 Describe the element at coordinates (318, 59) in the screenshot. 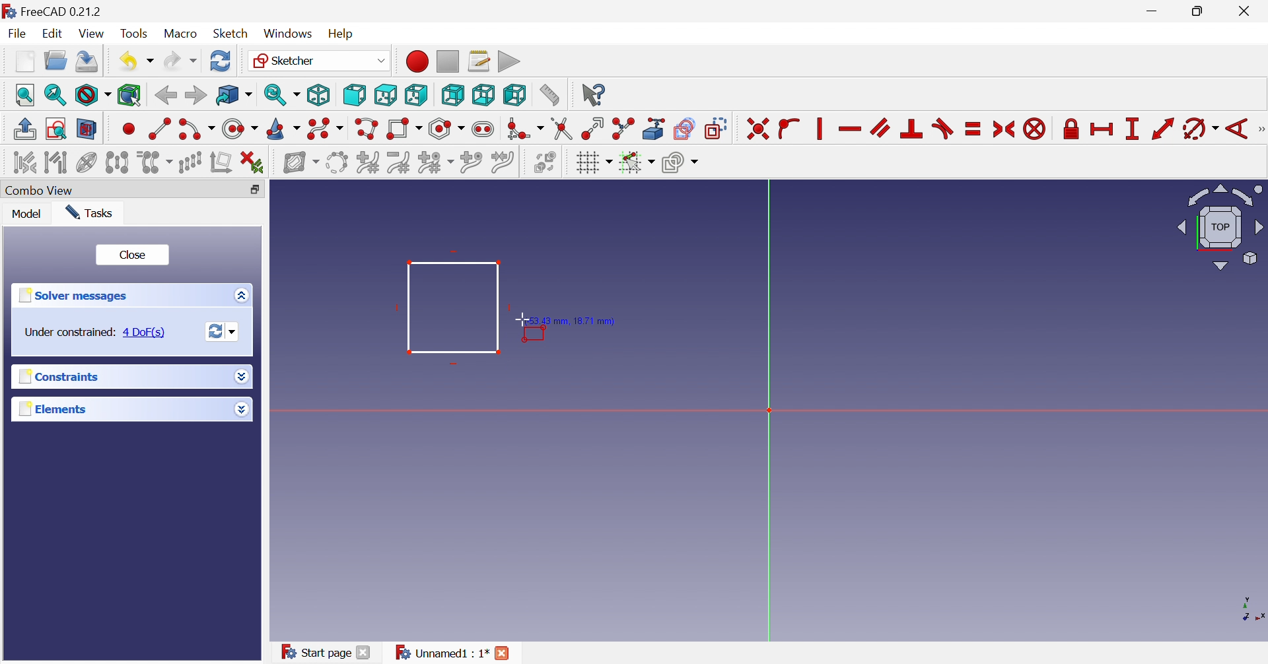

I see `Sketcher` at that location.